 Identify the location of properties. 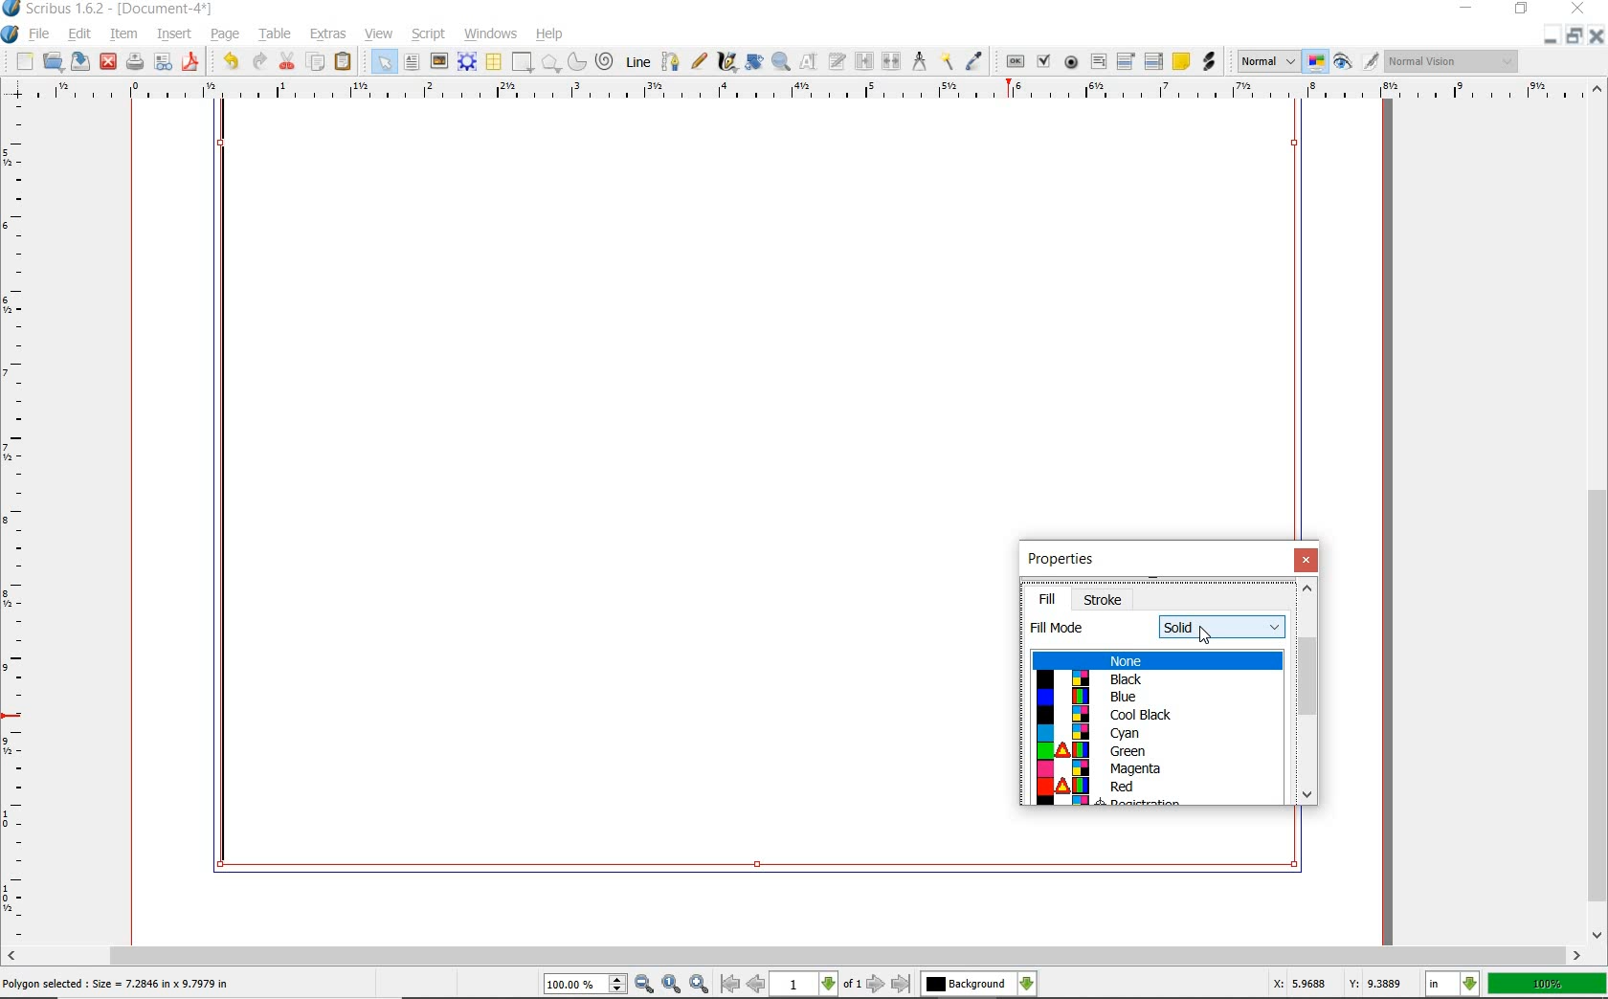
(1062, 562).